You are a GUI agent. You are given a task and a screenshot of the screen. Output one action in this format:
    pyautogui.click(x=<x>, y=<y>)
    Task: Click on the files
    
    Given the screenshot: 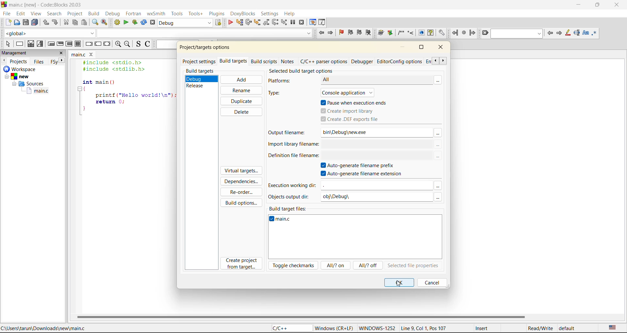 What is the action you would take?
    pyautogui.click(x=39, y=62)
    